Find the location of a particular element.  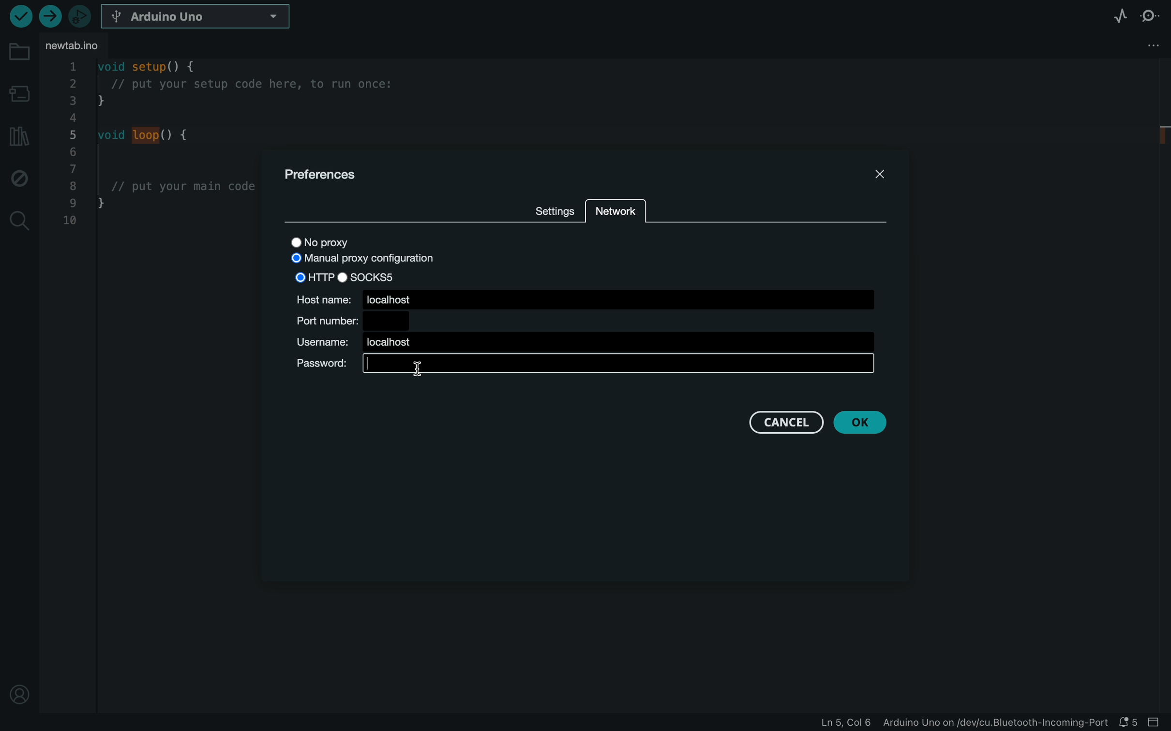

HTTP  is located at coordinates (314, 277).